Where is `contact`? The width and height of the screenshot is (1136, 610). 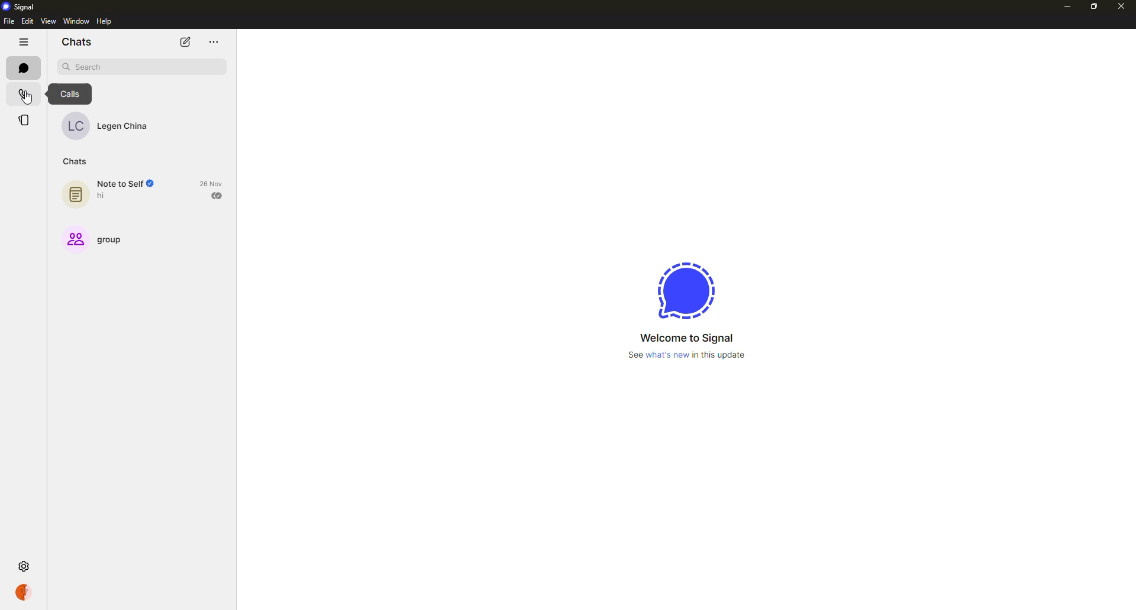
contact is located at coordinates (109, 125).